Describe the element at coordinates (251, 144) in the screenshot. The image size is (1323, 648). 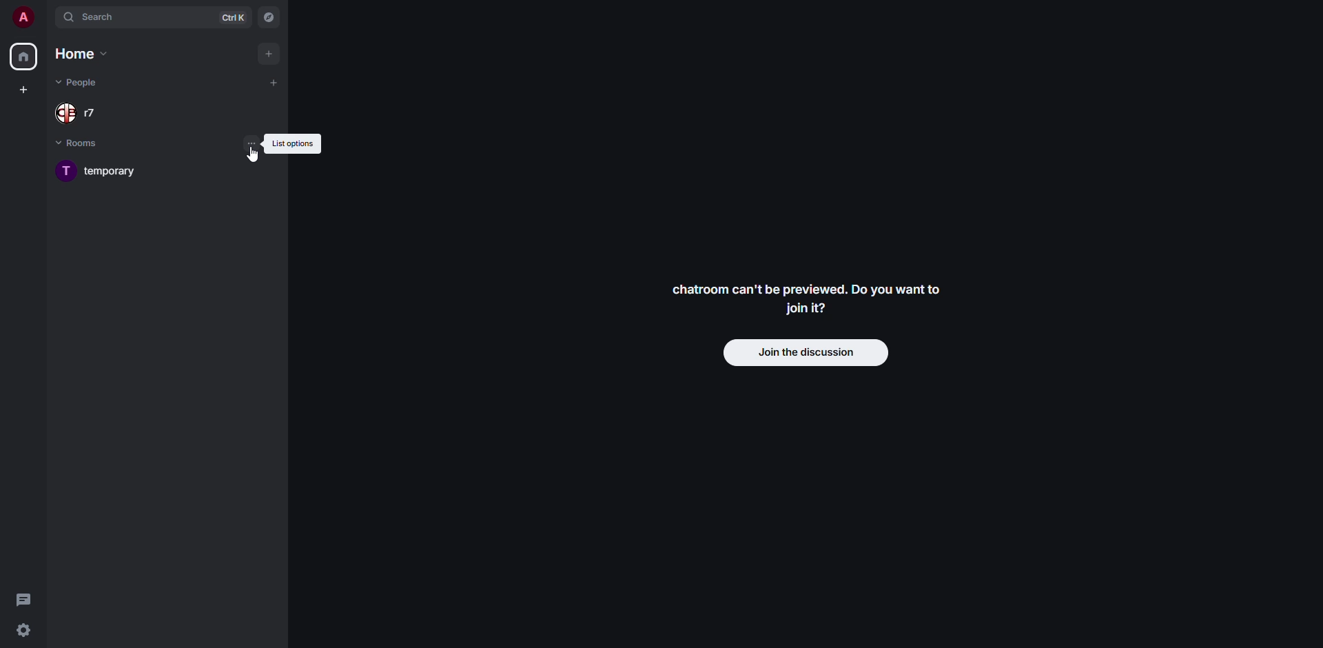
I see `list options` at that location.